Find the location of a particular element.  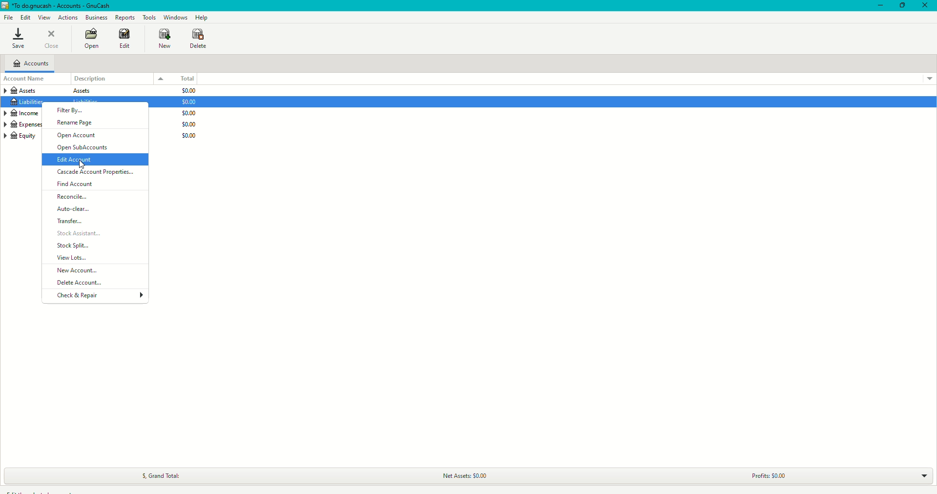

Income is located at coordinates (20, 114).